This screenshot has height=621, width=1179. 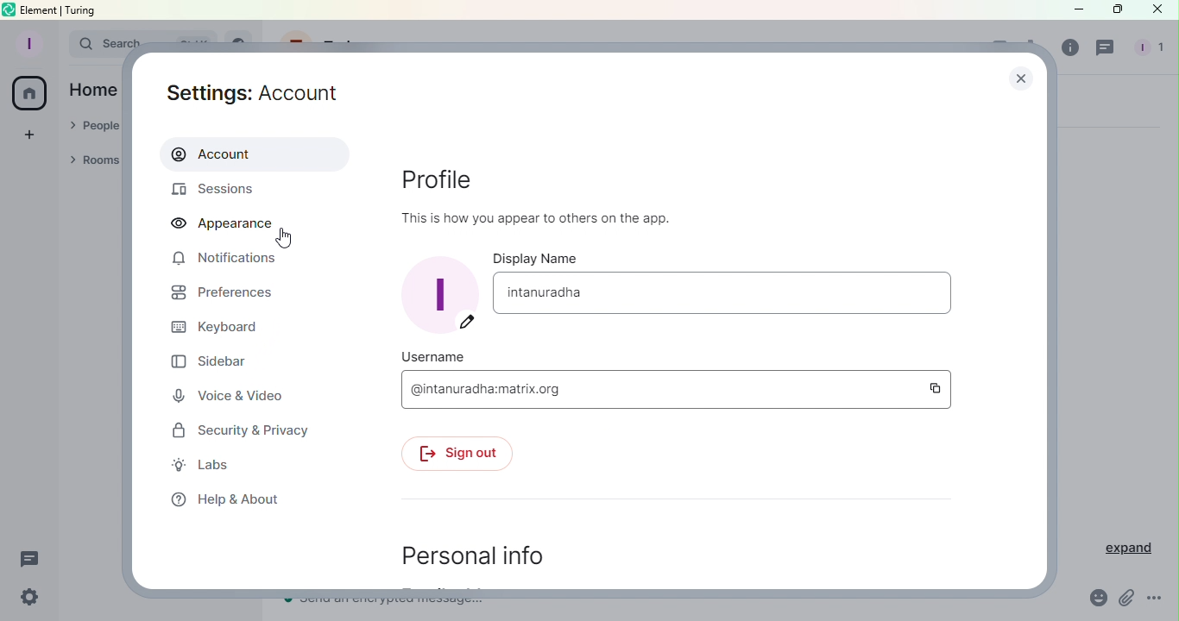 What do you see at coordinates (271, 90) in the screenshot?
I see `Settings: Account` at bounding box center [271, 90].